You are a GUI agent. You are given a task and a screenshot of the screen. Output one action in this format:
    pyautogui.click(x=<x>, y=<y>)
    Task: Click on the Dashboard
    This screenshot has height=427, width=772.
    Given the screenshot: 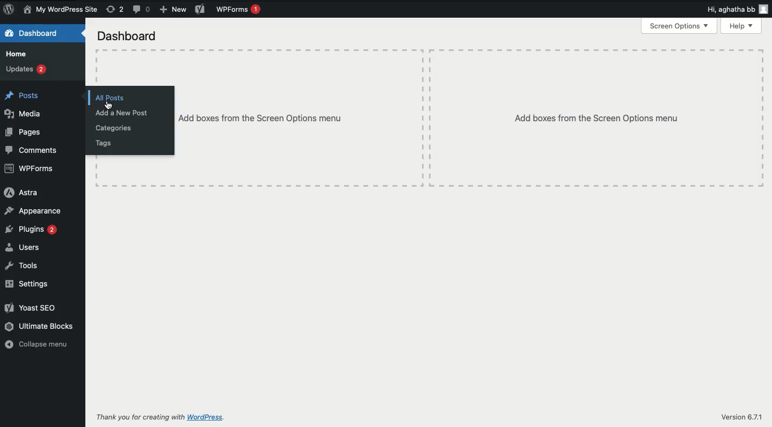 What is the action you would take?
    pyautogui.click(x=129, y=37)
    